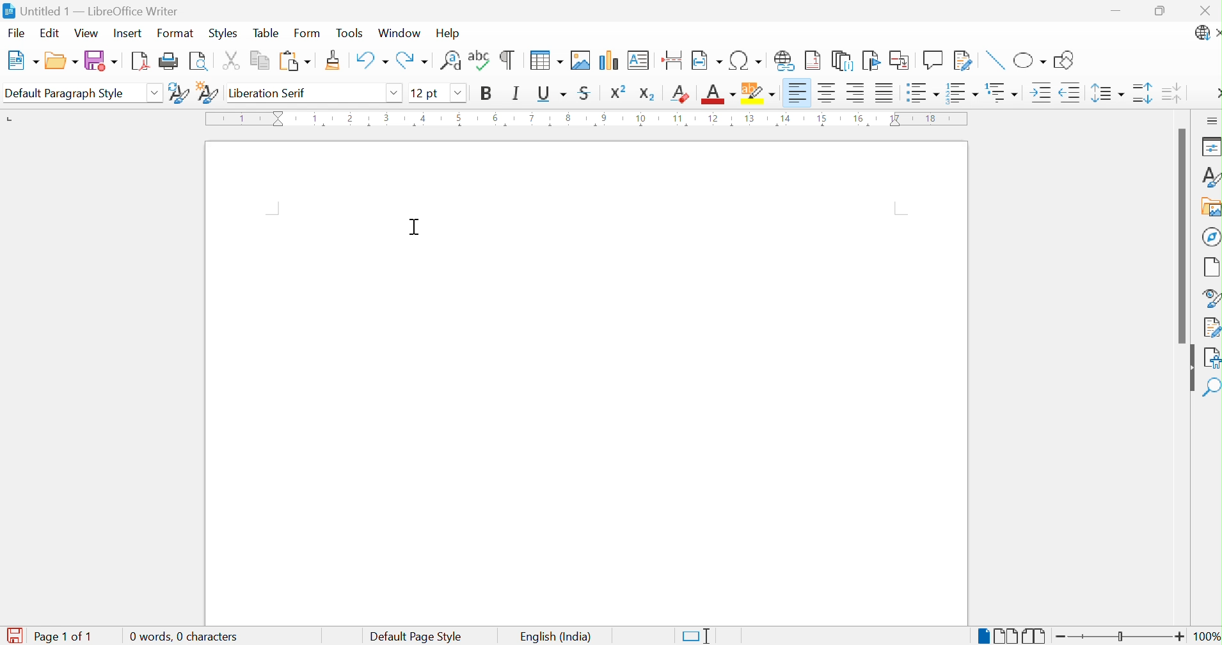 This screenshot has height=645, width=1222. I want to click on Export as PDF, so click(140, 61).